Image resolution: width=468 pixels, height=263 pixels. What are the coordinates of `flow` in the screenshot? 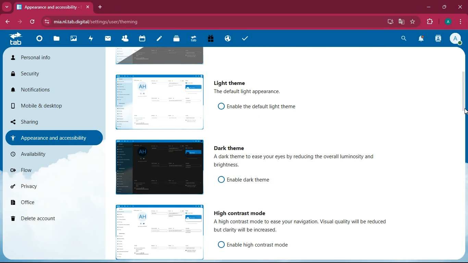 It's located at (41, 170).